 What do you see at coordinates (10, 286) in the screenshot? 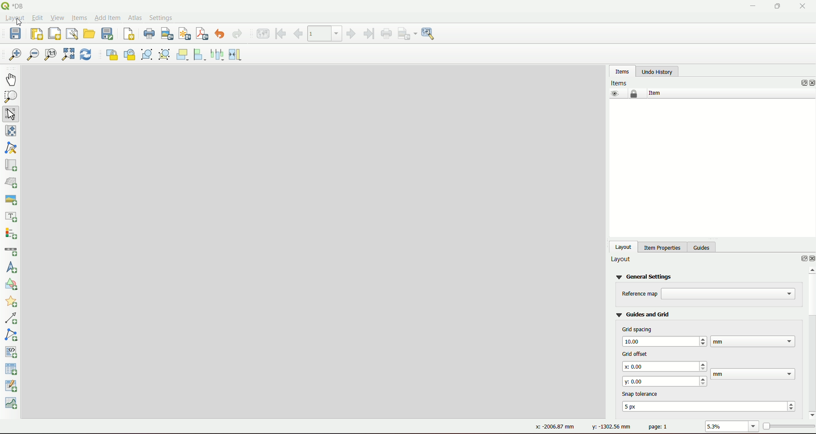
I see `add shape` at bounding box center [10, 286].